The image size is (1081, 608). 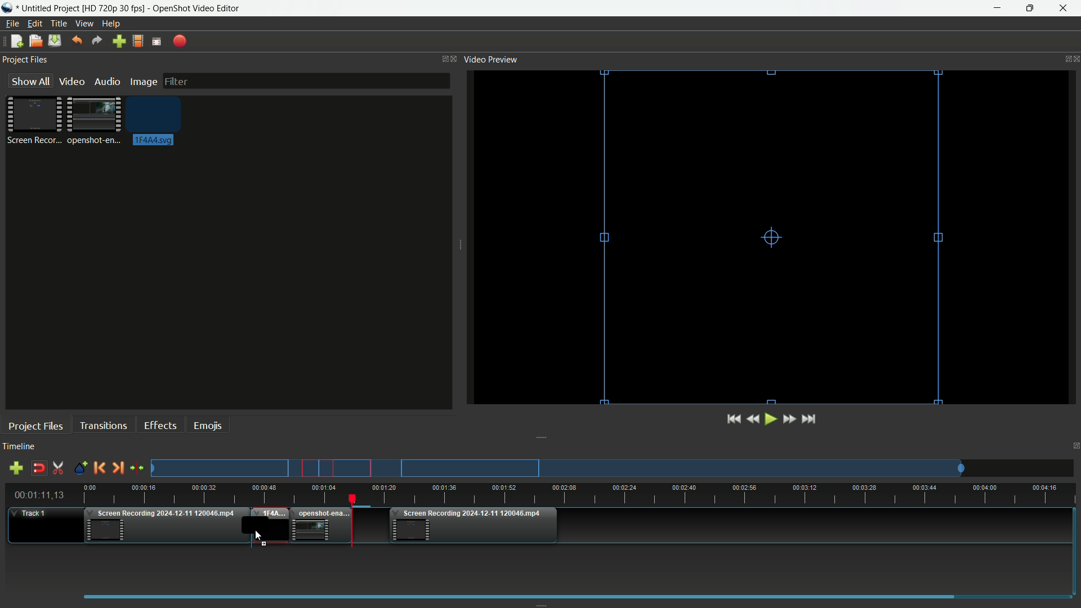 What do you see at coordinates (442, 59) in the screenshot?
I see `Change layout` at bounding box center [442, 59].